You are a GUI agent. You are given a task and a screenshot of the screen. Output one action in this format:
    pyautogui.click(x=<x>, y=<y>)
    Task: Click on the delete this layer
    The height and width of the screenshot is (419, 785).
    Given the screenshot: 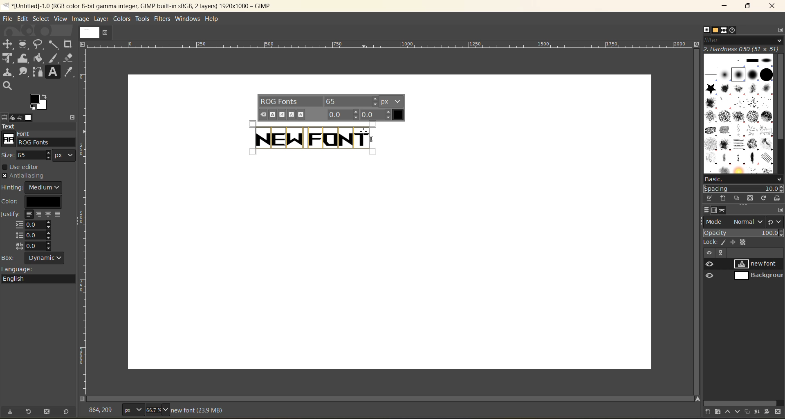 What is the action you would take?
    pyautogui.click(x=778, y=412)
    